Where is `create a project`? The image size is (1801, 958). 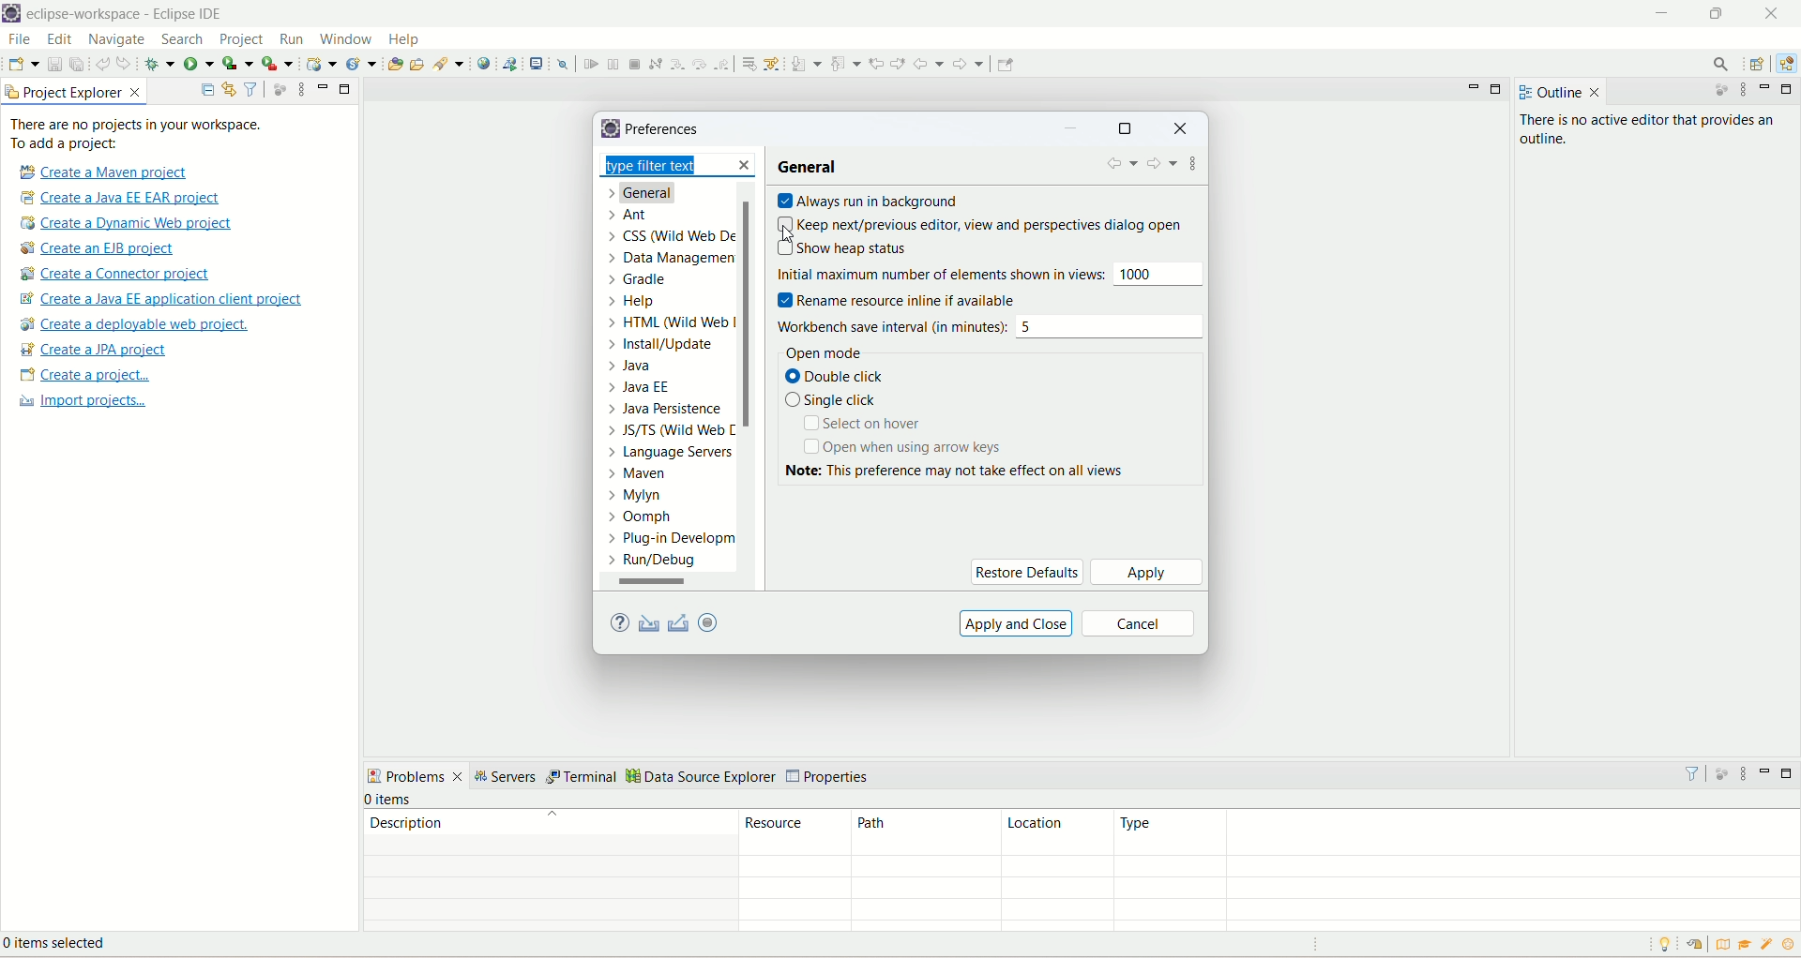
create a project is located at coordinates (83, 376).